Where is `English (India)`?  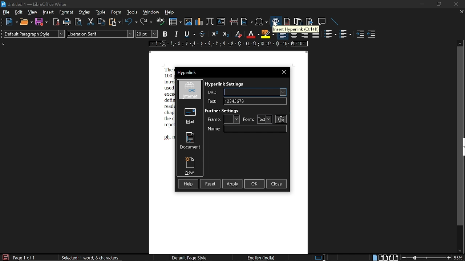 English (India) is located at coordinates (262, 258).